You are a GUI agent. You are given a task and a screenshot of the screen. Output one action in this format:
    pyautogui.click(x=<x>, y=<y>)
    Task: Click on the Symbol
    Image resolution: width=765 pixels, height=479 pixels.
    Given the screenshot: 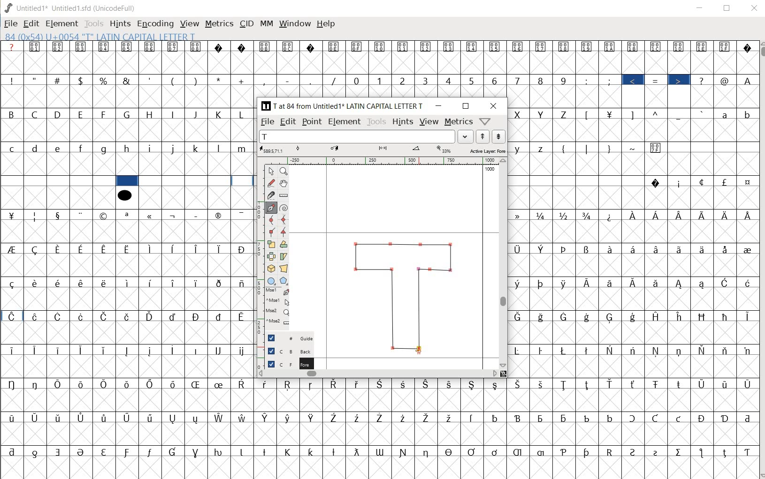 What is the action you would take?
    pyautogui.click(x=174, y=384)
    